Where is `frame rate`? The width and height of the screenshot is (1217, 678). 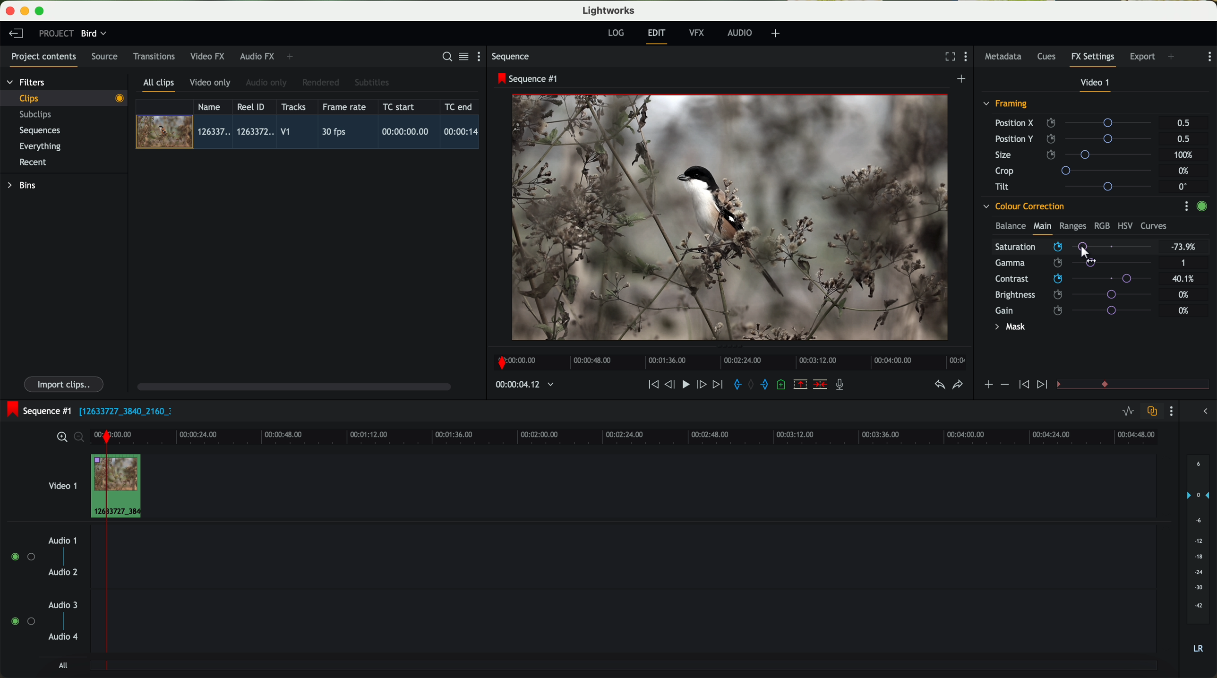
frame rate is located at coordinates (344, 107).